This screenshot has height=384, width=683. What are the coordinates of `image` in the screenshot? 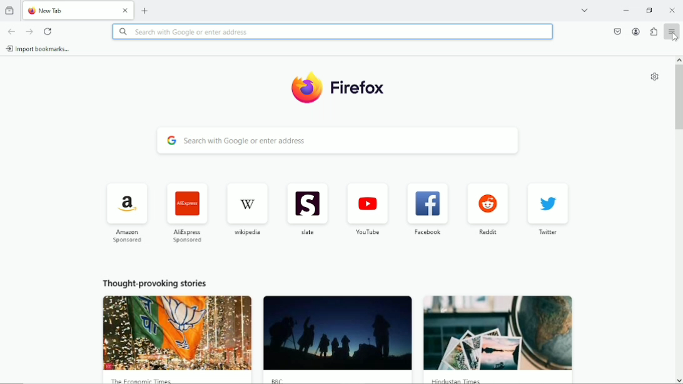 It's located at (496, 331).